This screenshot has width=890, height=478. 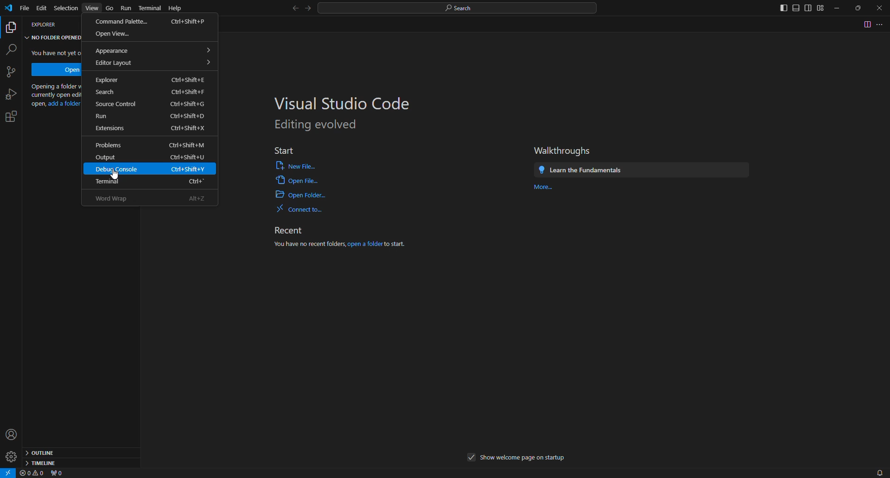 What do you see at coordinates (308, 11) in the screenshot?
I see `next` at bounding box center [308, 11].